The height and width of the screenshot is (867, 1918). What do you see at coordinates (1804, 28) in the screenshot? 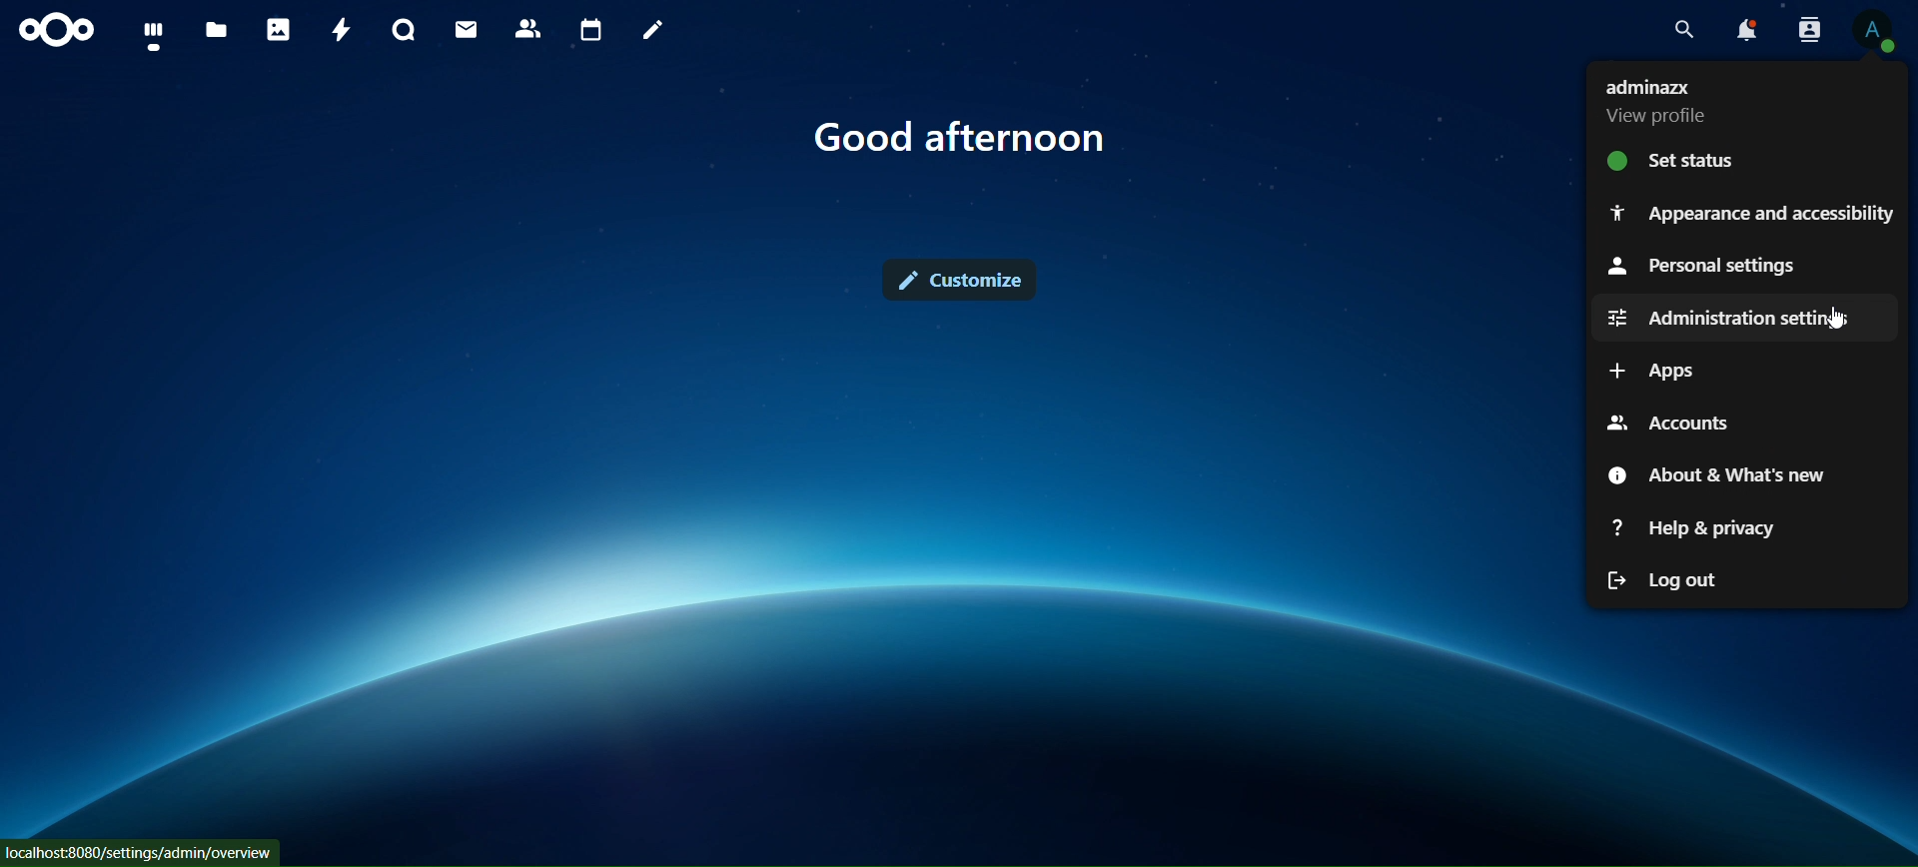
I see `search contacts` at bounding box center [1804, 28].